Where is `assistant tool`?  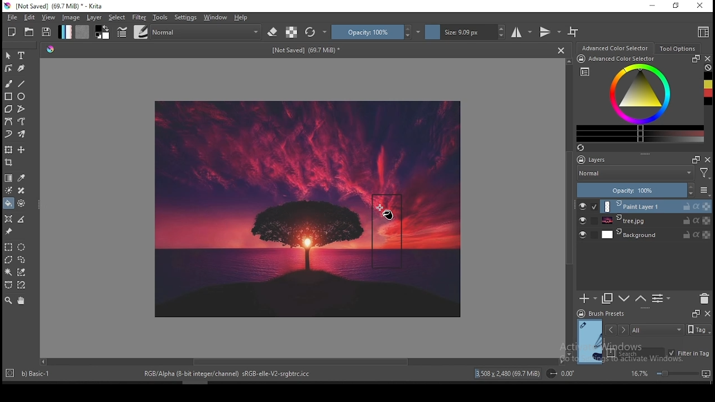
assistant tool is located at coordinates (9, 218).